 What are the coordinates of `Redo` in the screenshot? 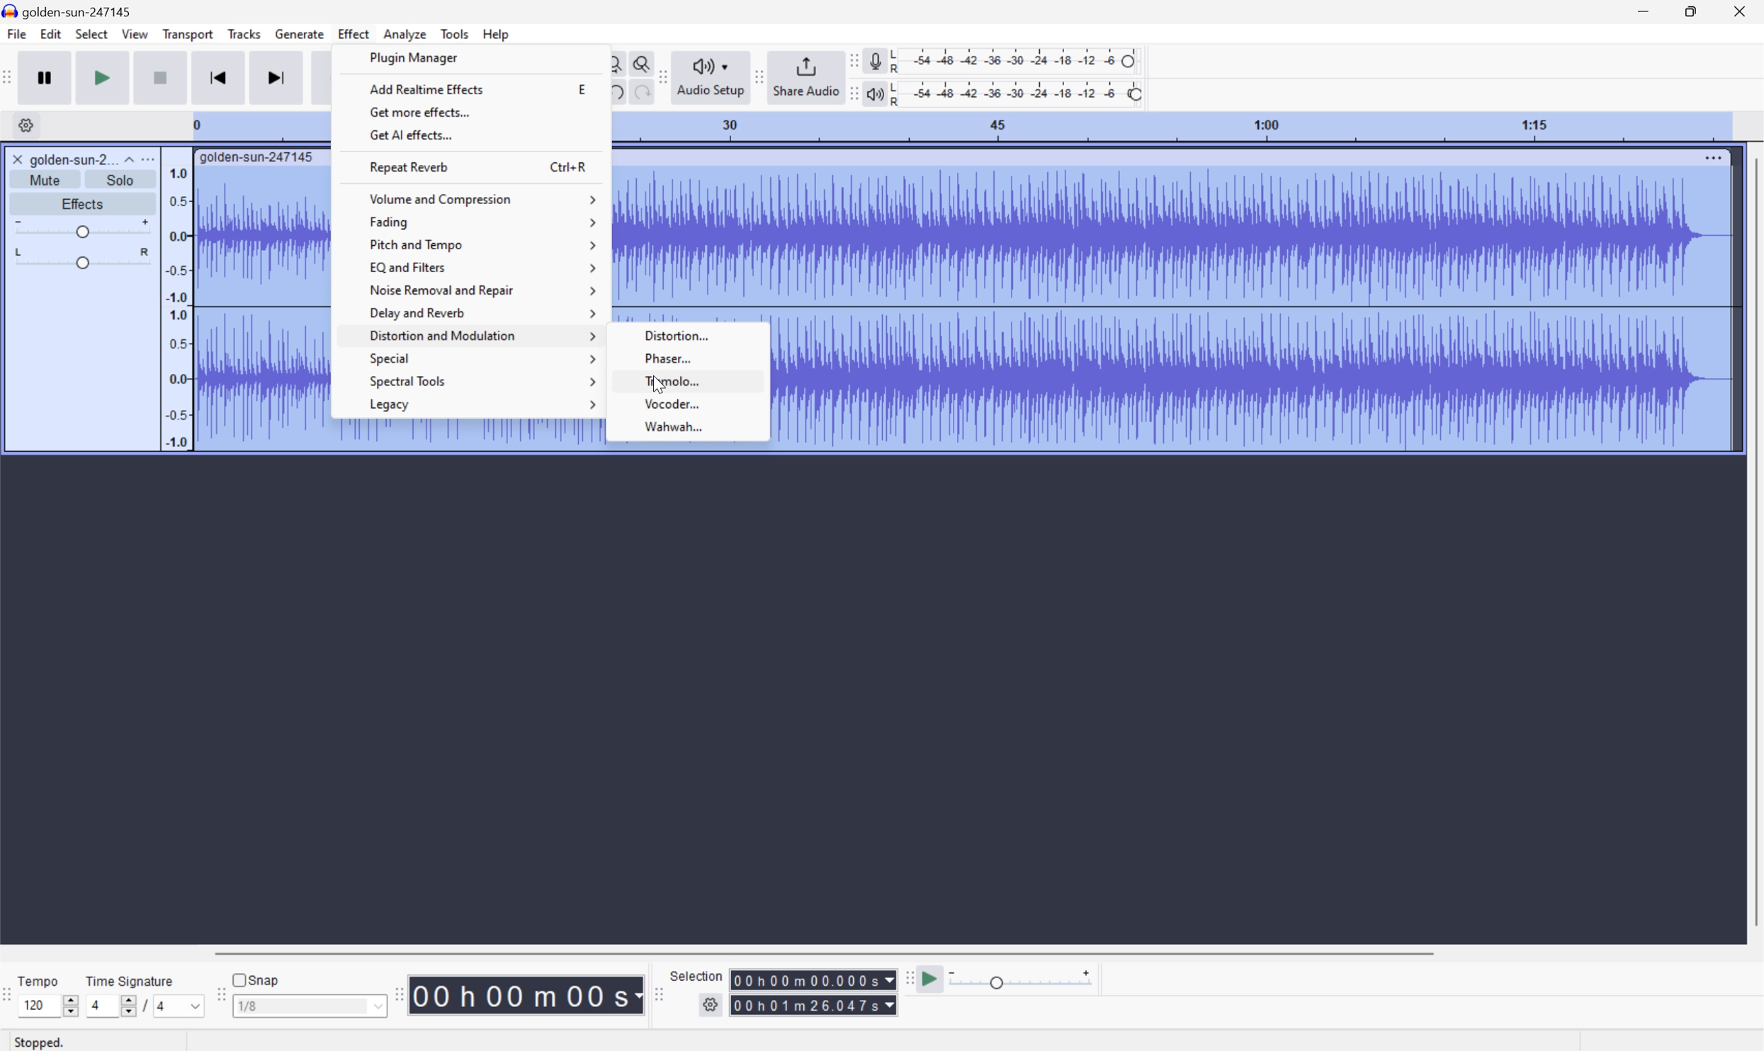 It's located at (640, 93).